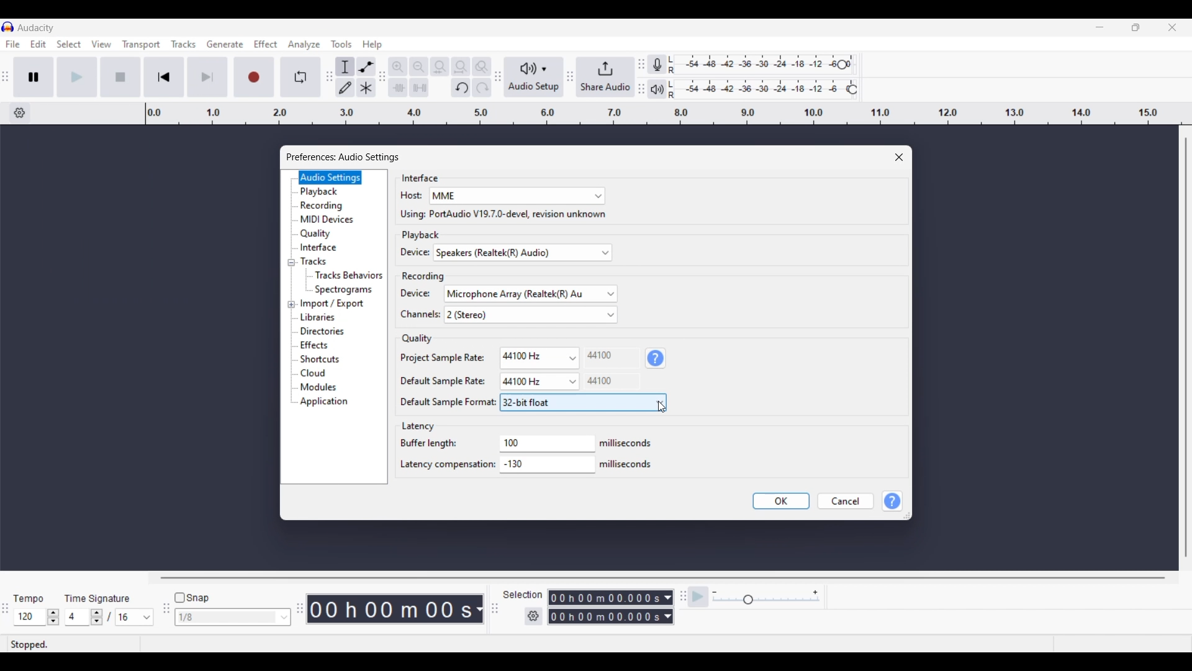 This screenshot has height=671, width=1192. Describe the element at coordinates (412, 339) in the screenshot. I see `| Quality` at that location.